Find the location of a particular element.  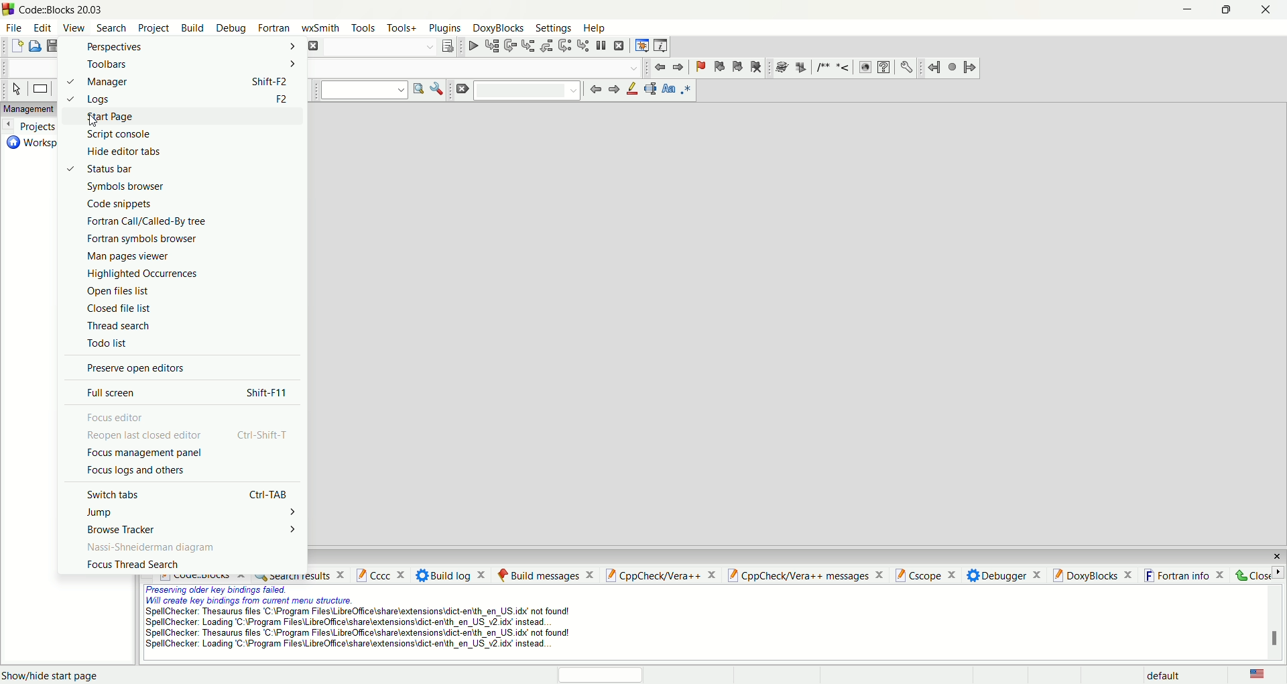

logs is located at coordinates (182, 99).